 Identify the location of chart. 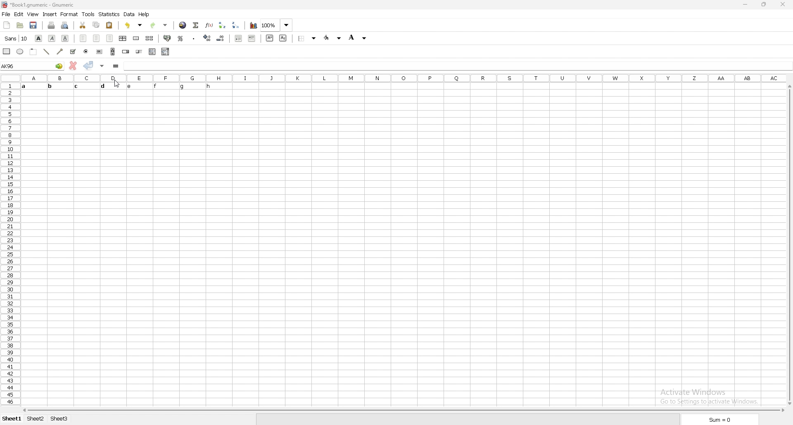
(253, 25).